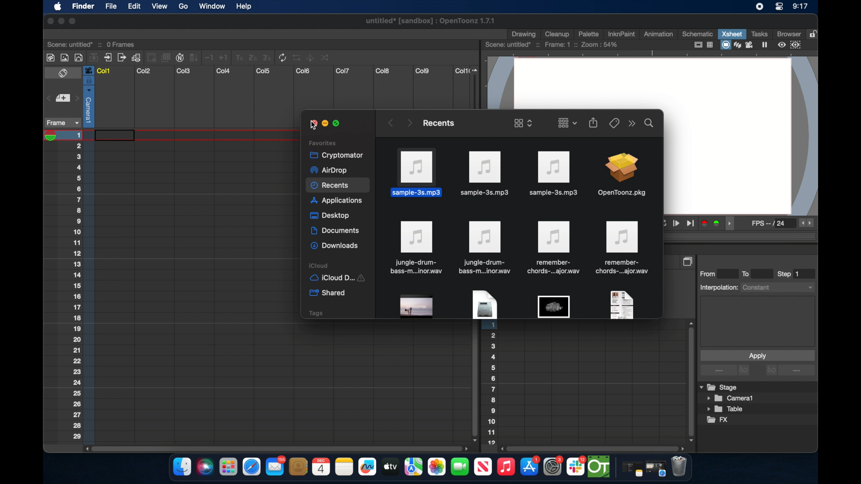 The image size is (861, 484). What do you see at coordinates (649, 122) in the screenshot?
I see `search` at bounding box center [649, 122].